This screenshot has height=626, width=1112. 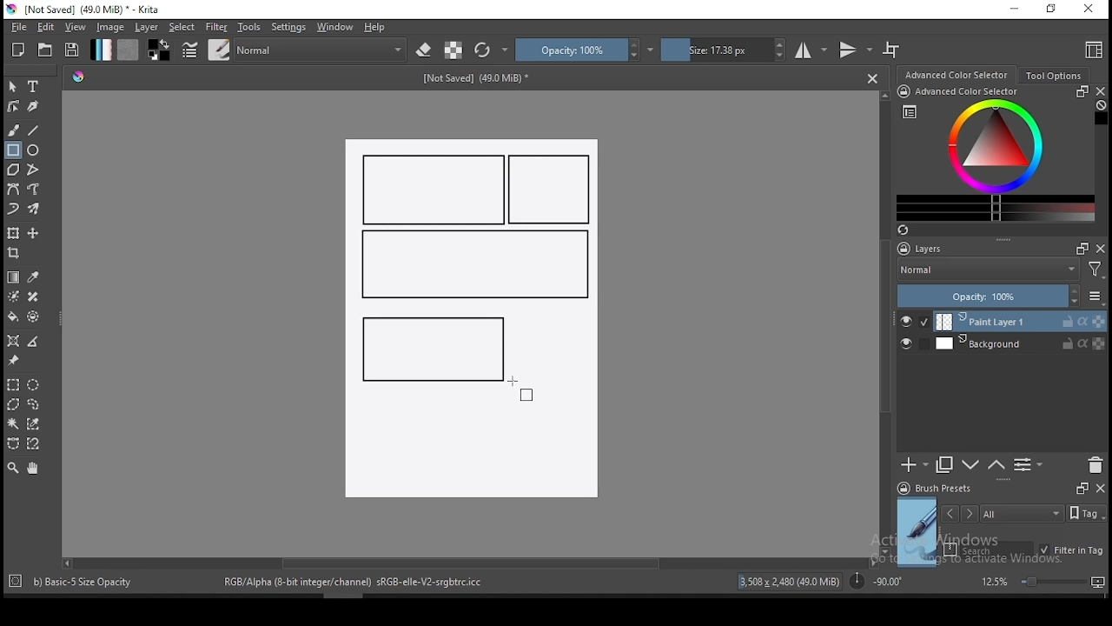 What do you see at coordinates (34, 404) in the screenshot?
I see `freehand selection tool` at bounding box center [34, 404].